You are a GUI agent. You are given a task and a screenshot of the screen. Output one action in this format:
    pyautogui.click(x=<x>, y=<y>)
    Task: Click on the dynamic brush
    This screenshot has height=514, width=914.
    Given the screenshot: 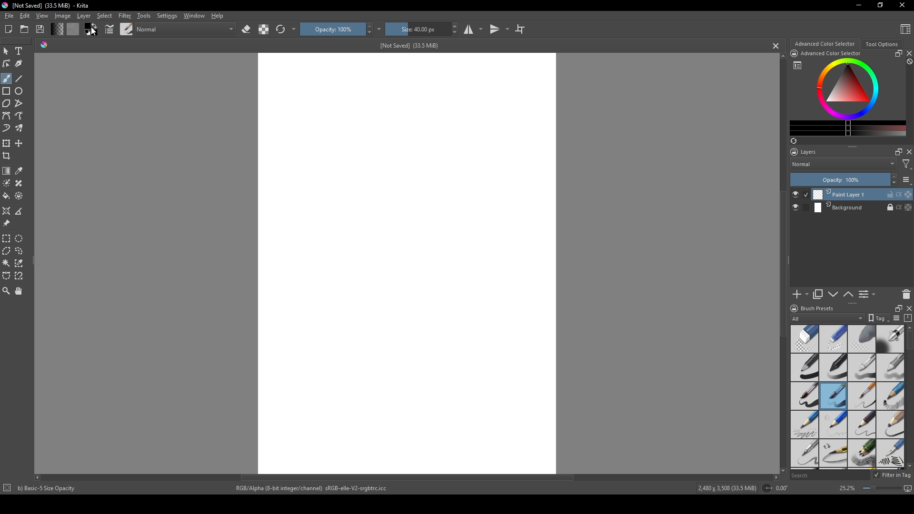 What is the action you would take?
    pyautogui.click(x=7, y=129)
    